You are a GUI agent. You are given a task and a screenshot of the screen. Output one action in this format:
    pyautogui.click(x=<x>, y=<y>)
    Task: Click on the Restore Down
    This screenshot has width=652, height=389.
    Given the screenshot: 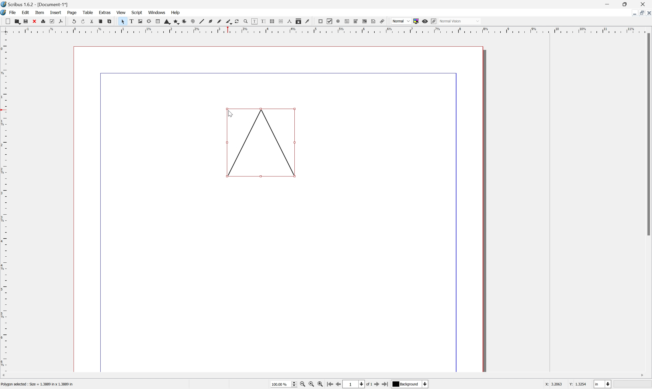 What is the action you would take?
    pyautogui.click(x=627, y=4)
    